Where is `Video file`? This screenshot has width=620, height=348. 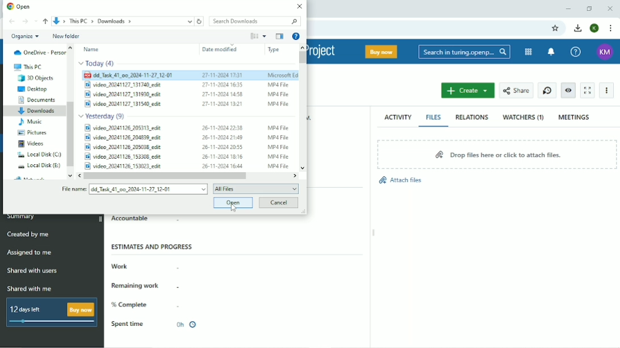 Video file is located at coordinates (186, 157).